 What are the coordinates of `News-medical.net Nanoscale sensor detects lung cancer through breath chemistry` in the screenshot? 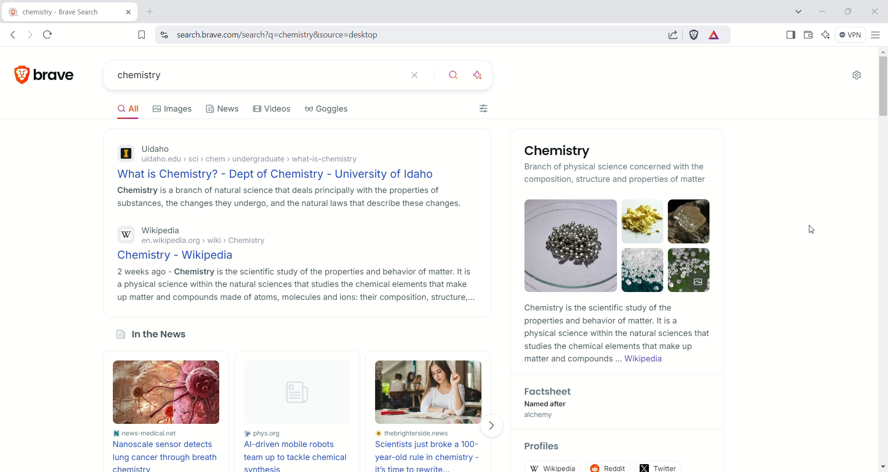 It's located at (165, 450).